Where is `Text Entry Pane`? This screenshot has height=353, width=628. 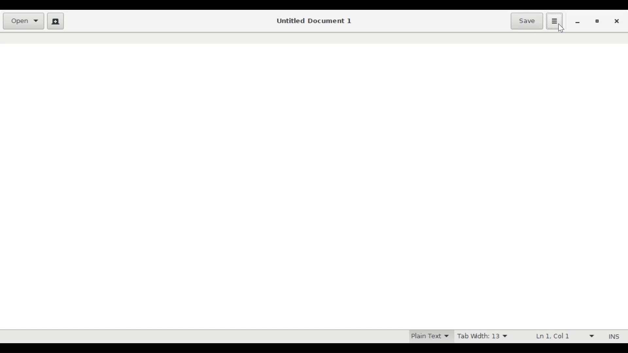
Text Entry Pane is located at coordinates (315, 181).